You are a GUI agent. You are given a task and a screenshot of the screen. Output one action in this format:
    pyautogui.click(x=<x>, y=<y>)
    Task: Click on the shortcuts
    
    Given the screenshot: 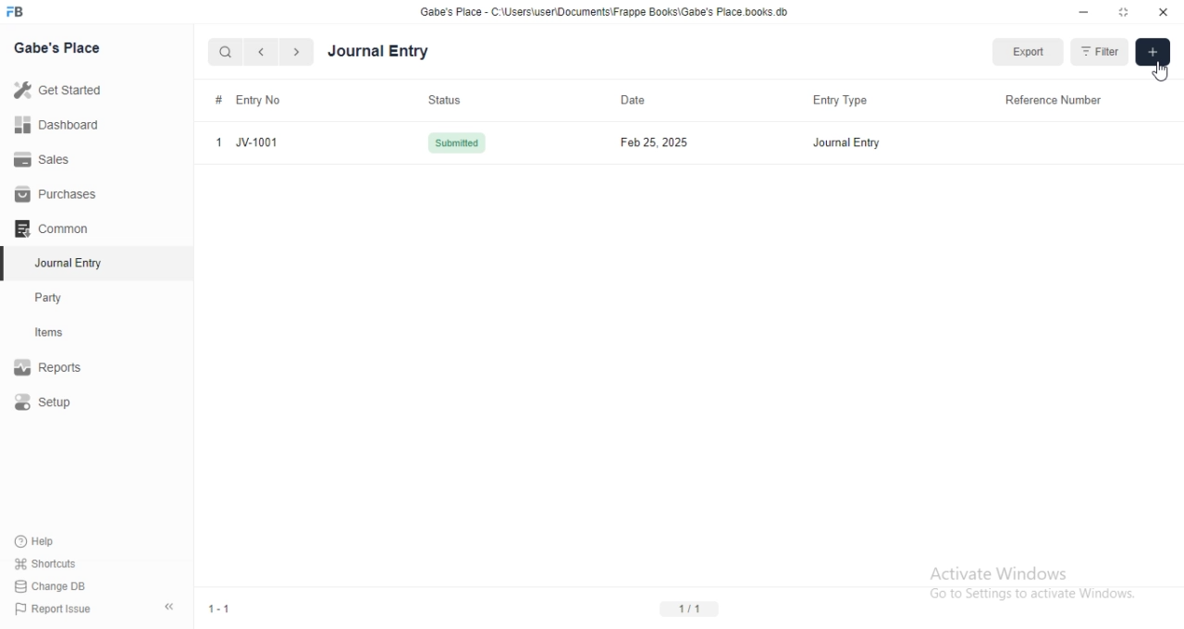 What is the action you would take?
    pyautogui.click(x=57, y=562)
    